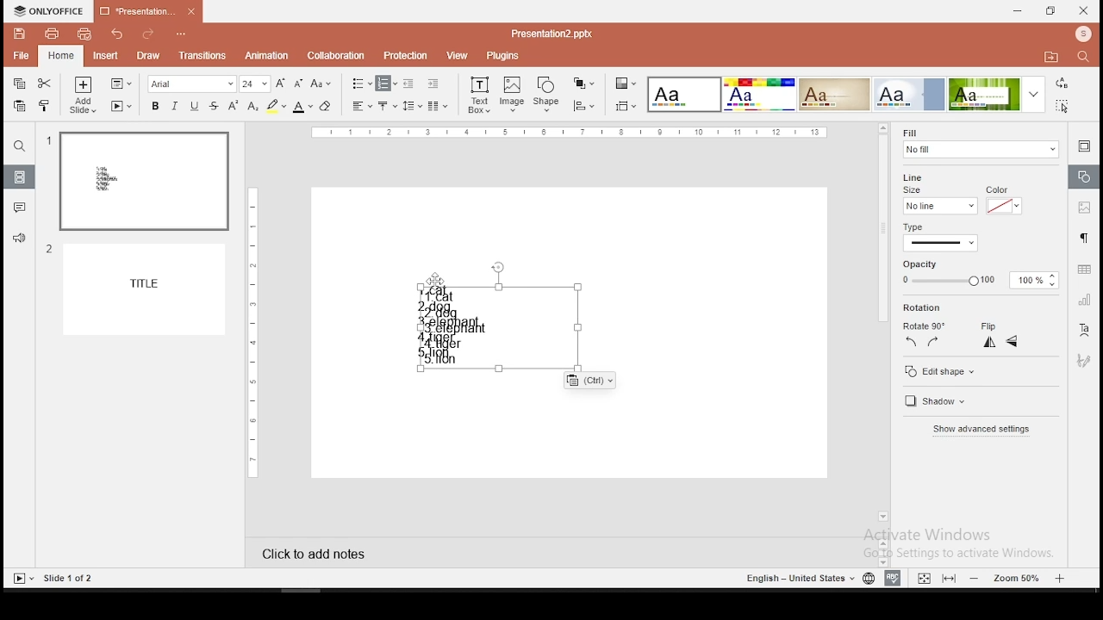 This screenshot has height=620, width=1103. Describe the element at coordinates (1083, 239) in the screenshot. I see `paragraph settings` at that location.